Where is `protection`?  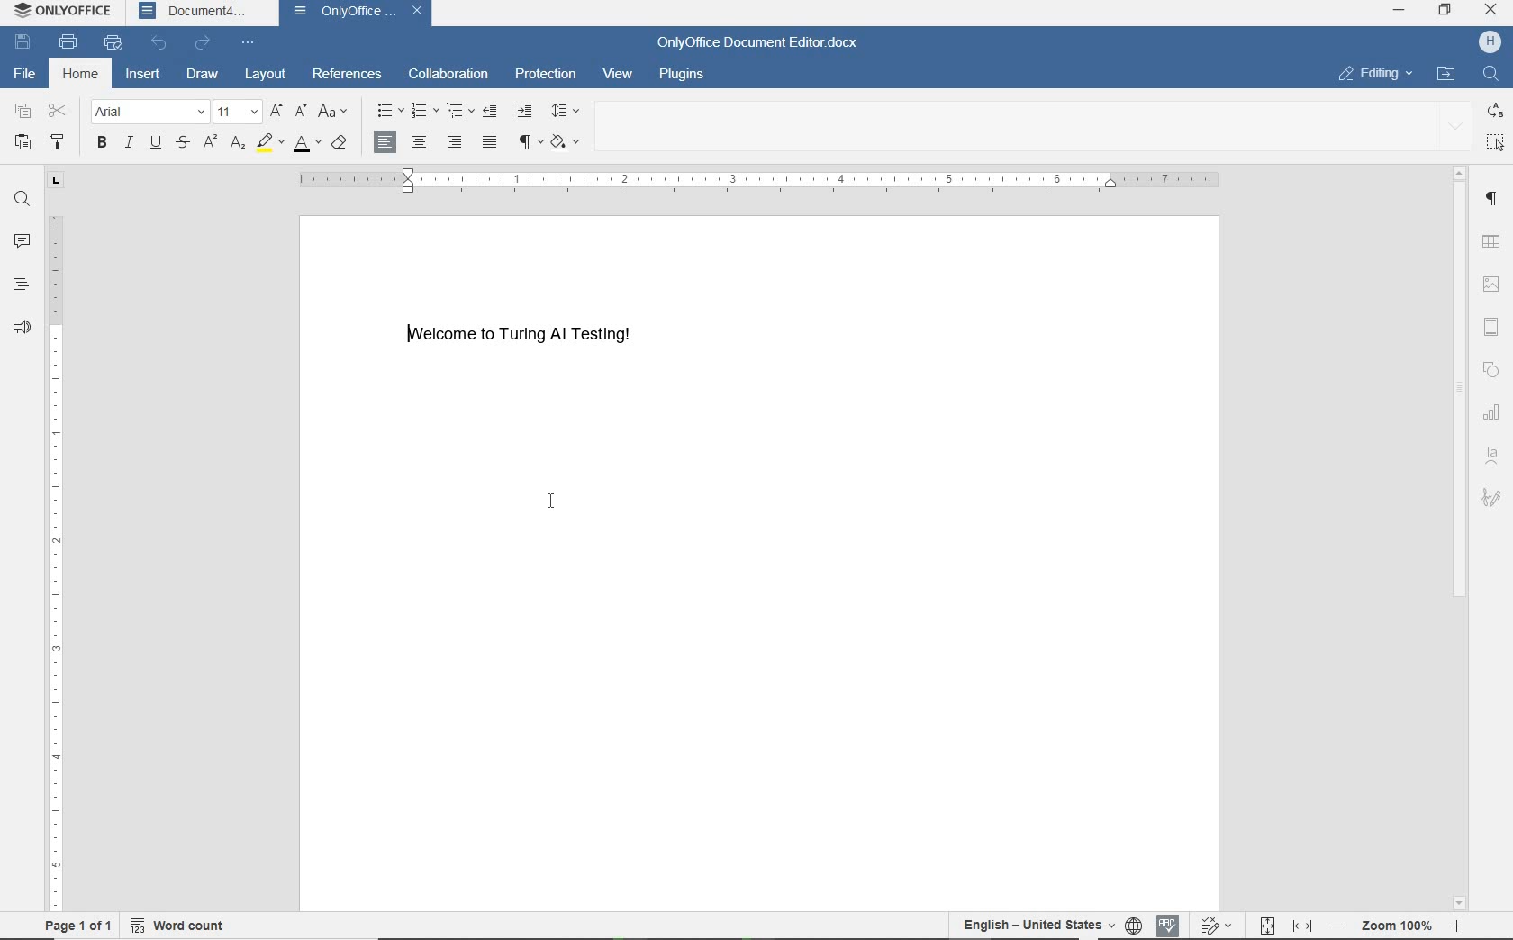
protection is located at coordinates (544, 73).